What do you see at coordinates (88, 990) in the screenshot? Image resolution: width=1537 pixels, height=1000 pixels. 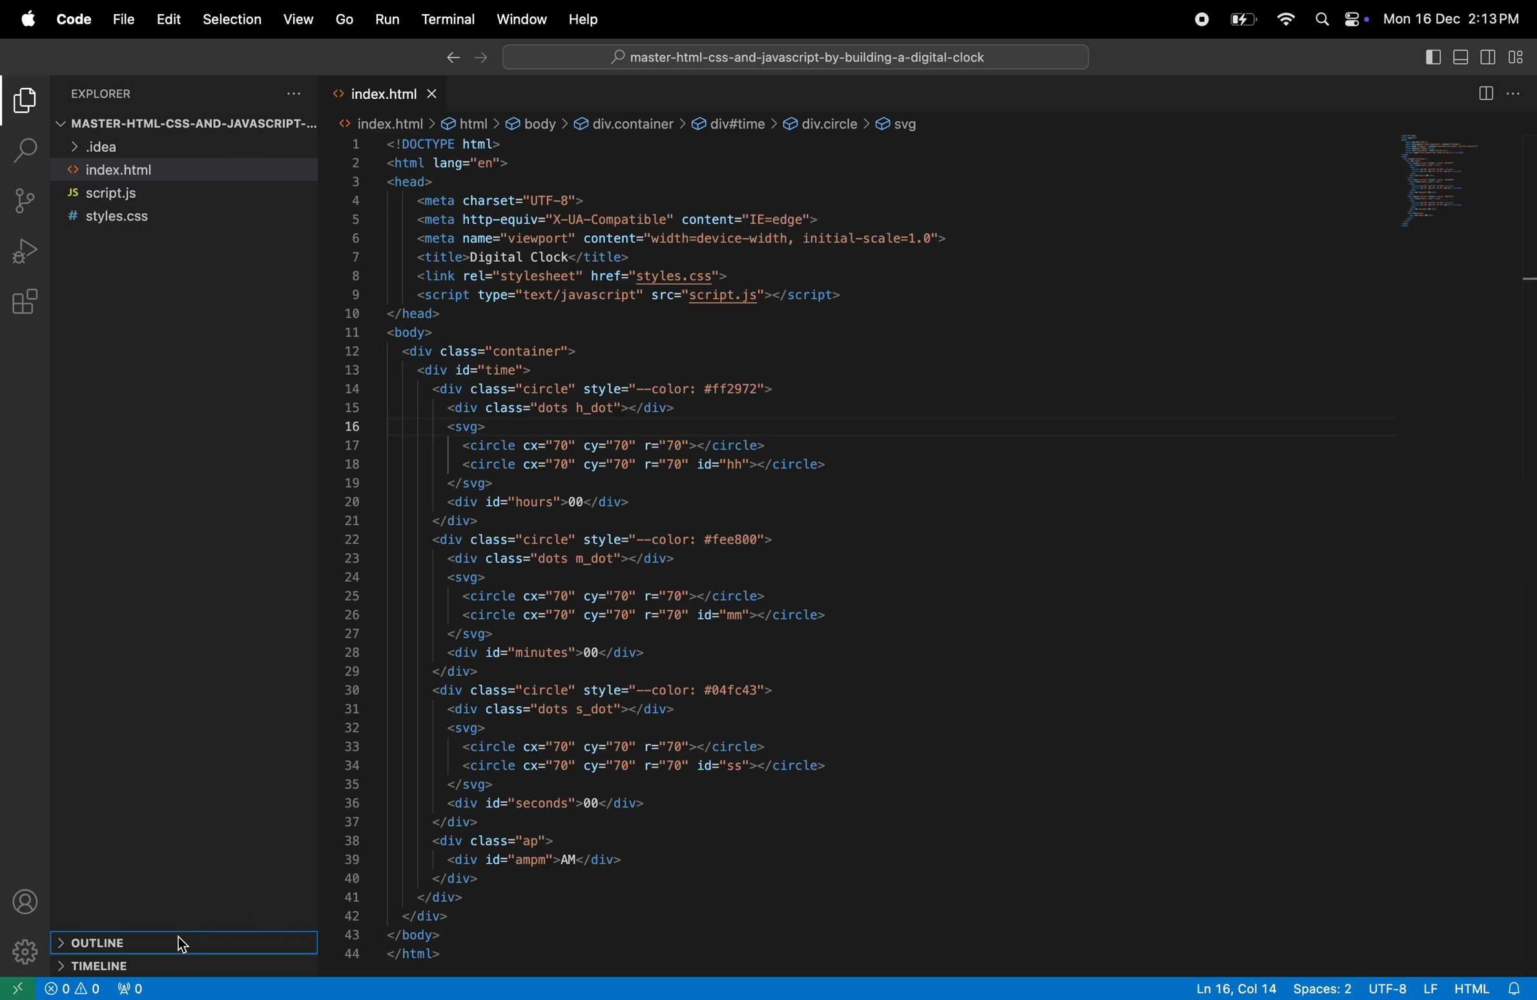 I see `alerts` at bounding box center [88, 990].